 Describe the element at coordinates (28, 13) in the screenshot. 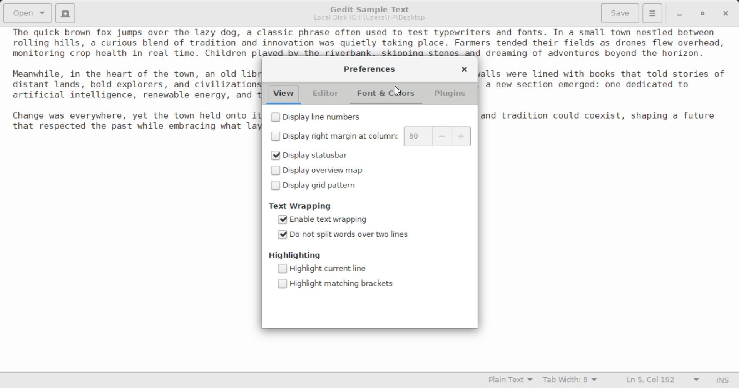

I see `Open Documents` at that location.